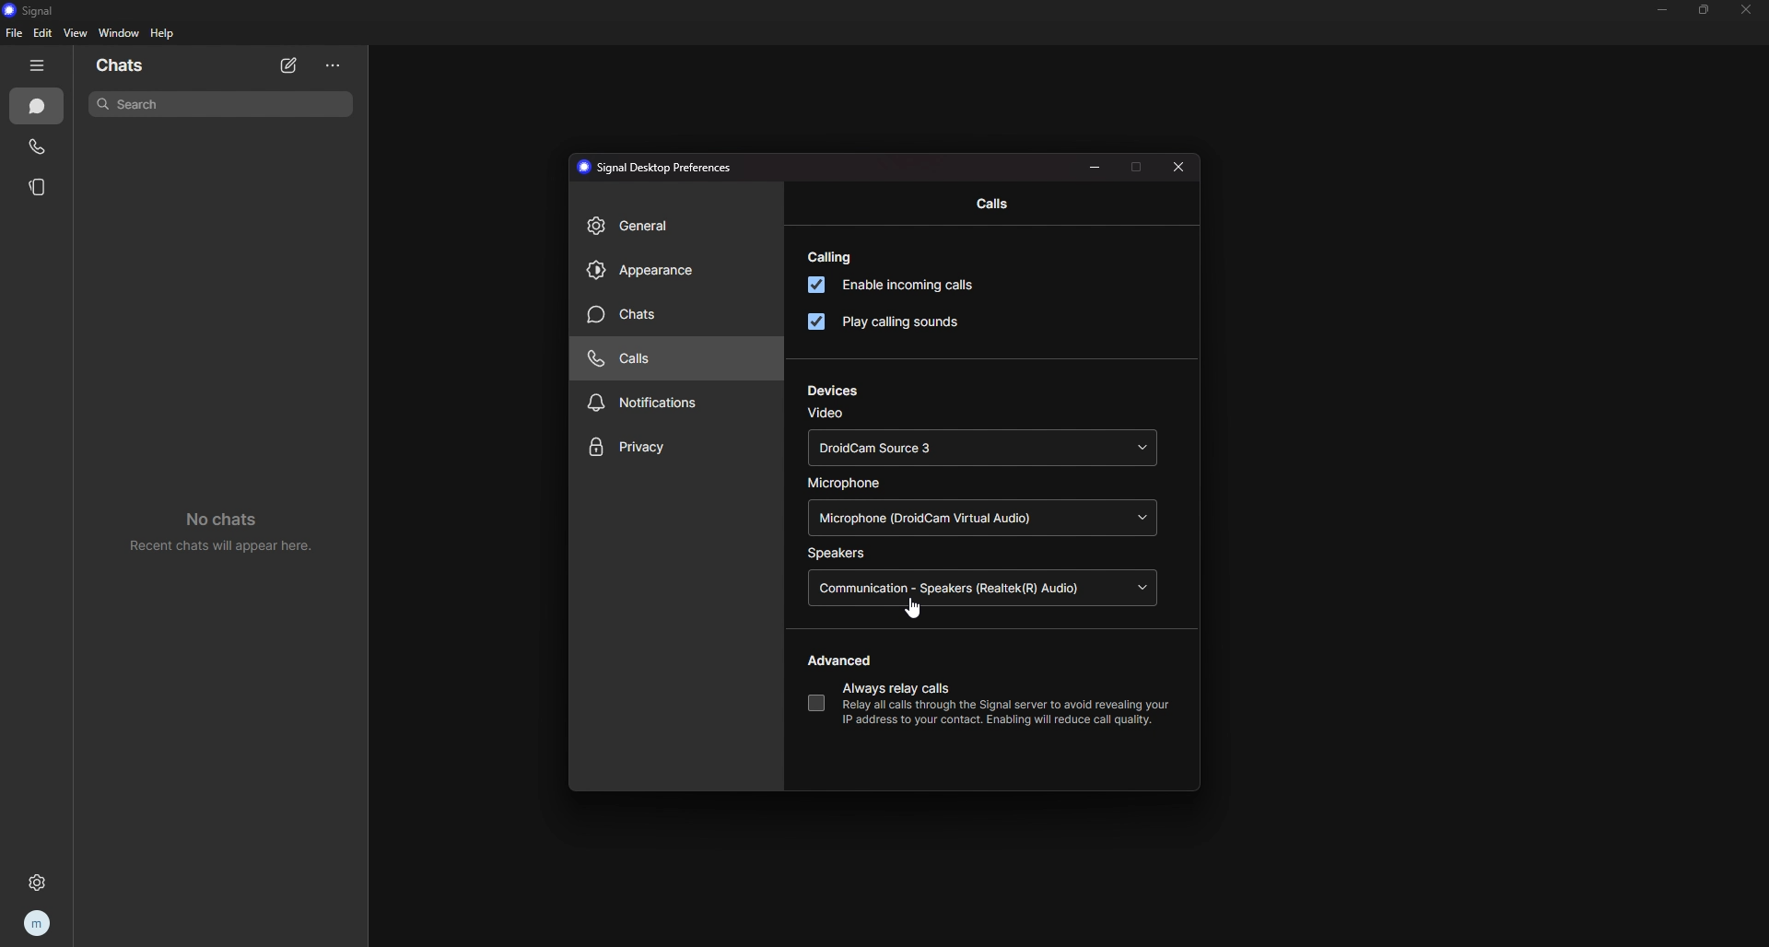  Describe the element at coordinates (76, 33) in the screenshot. I see `view` at that location.